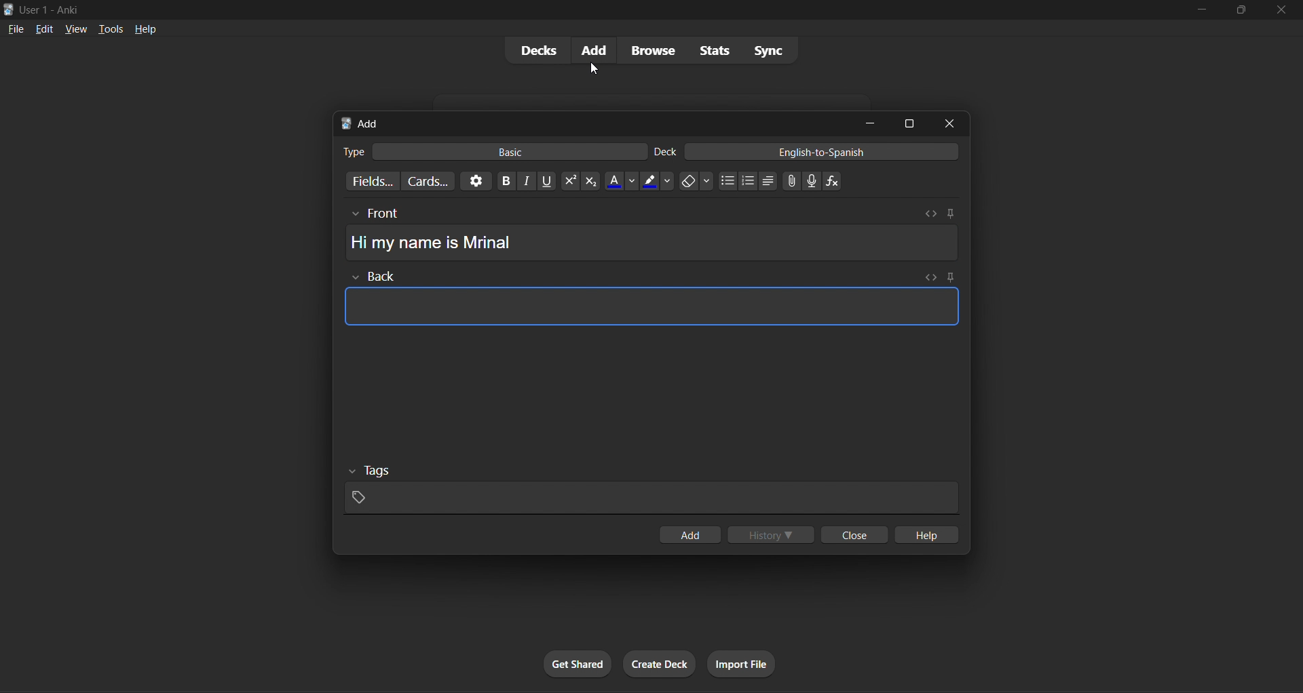 The width and height of the screenshot is (1303, 693). Describe the element at coordinates (868, 123) in the screenshot. I see `minimize` at that location.